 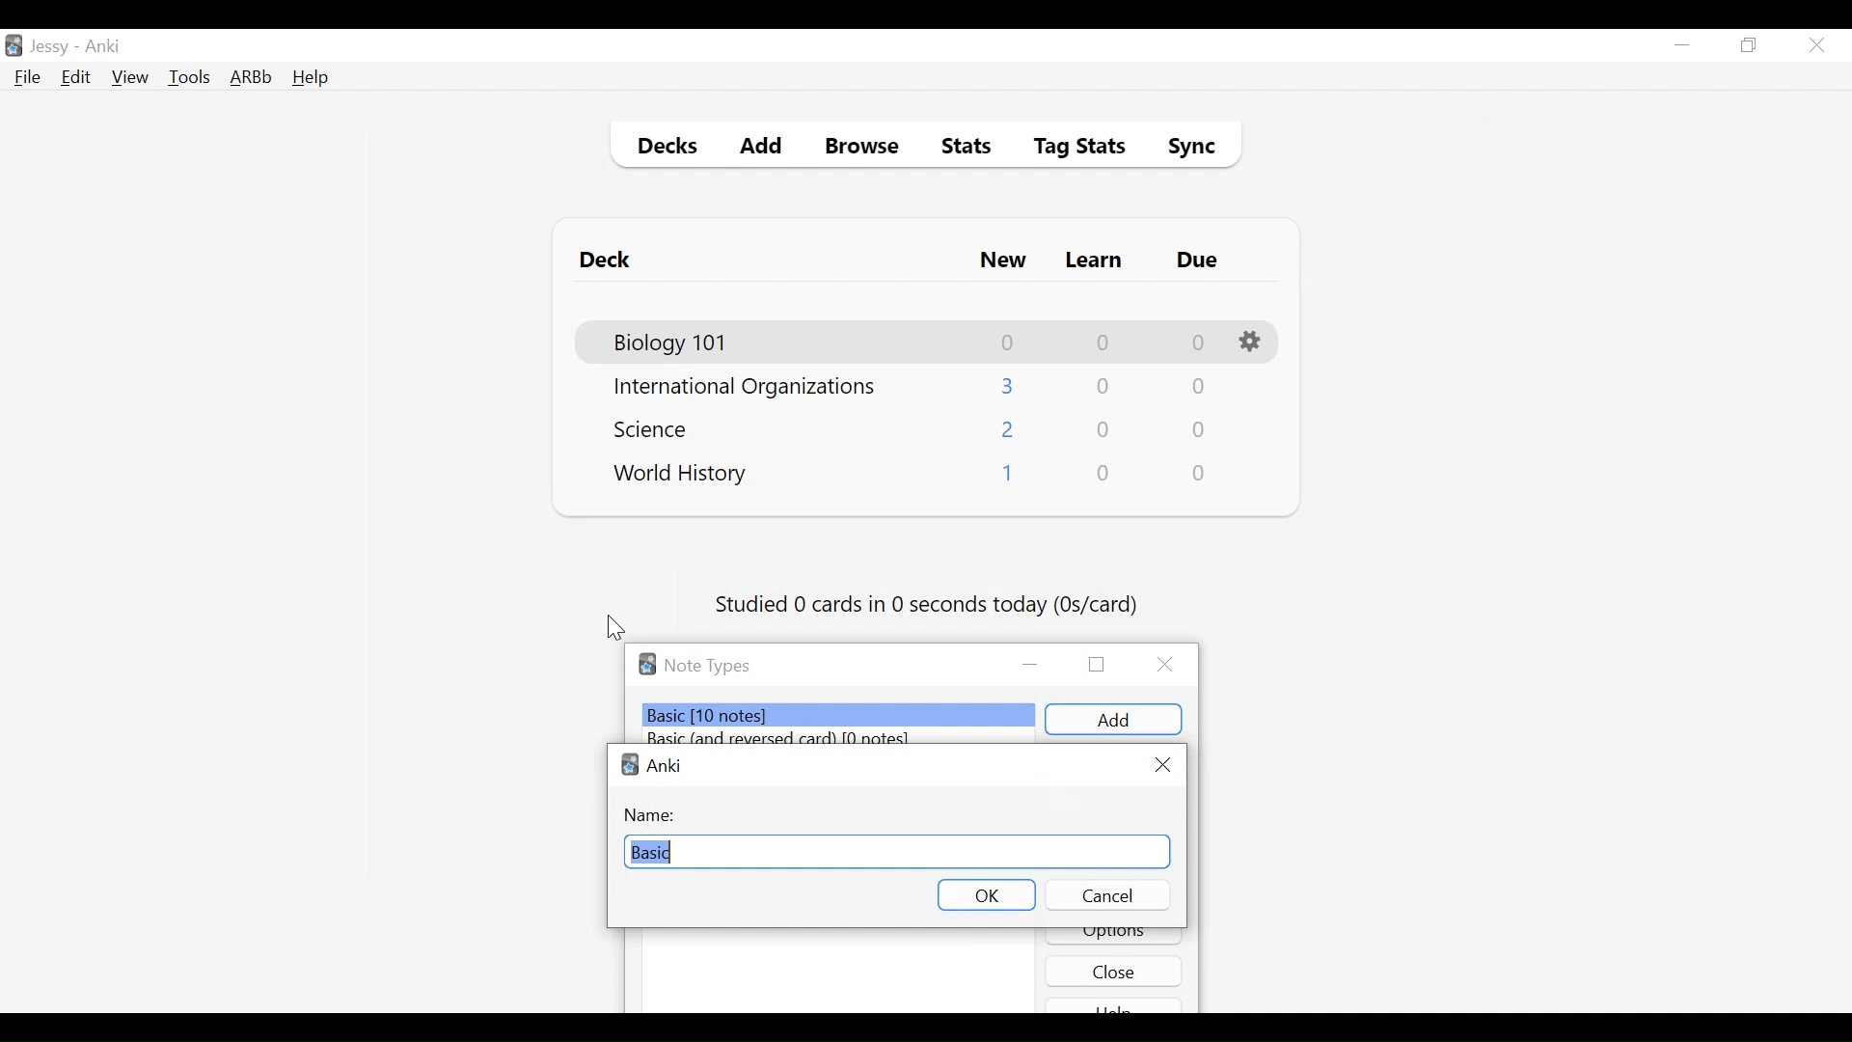 What do you see at coordinates (1104, 474) in the screenshot?
I see `` at bounding box center [1104, 474].